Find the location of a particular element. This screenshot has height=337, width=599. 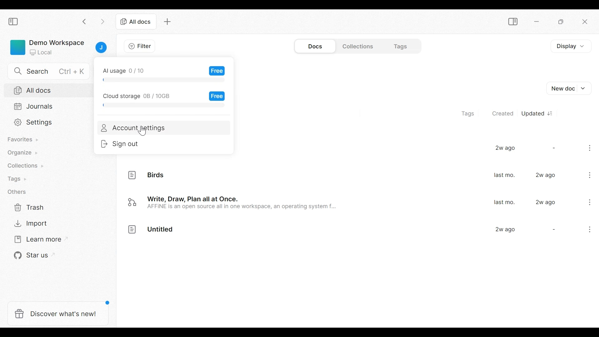

Show/Hide Sidebar is located at coordinates (512, 21).